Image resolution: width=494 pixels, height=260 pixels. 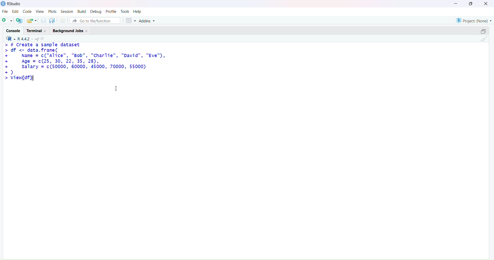 I want to click on save all open documents, so click(x=52, y=20).